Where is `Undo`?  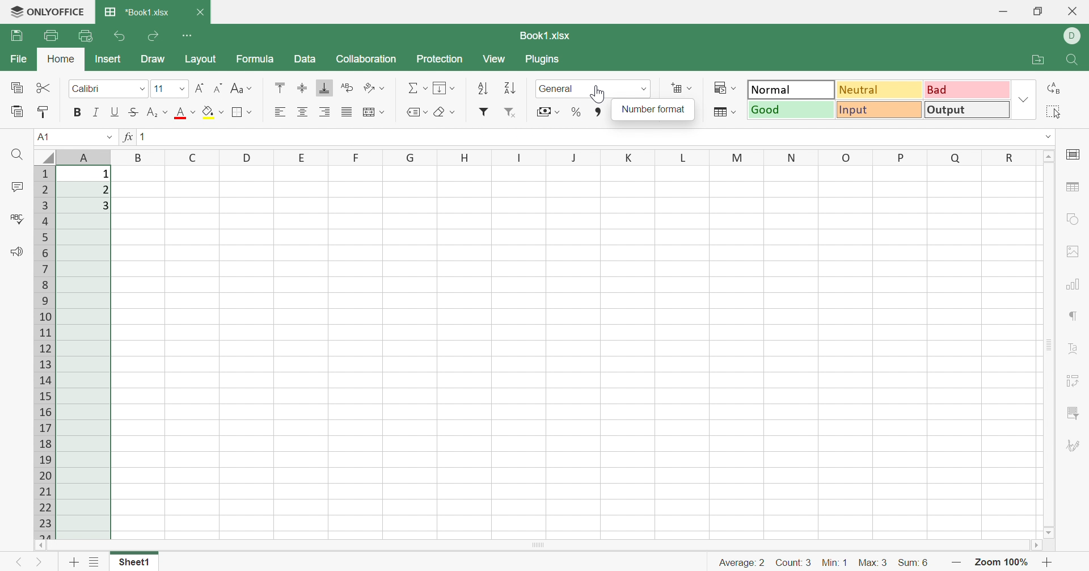
Undo is located at coordinates (121, 35).